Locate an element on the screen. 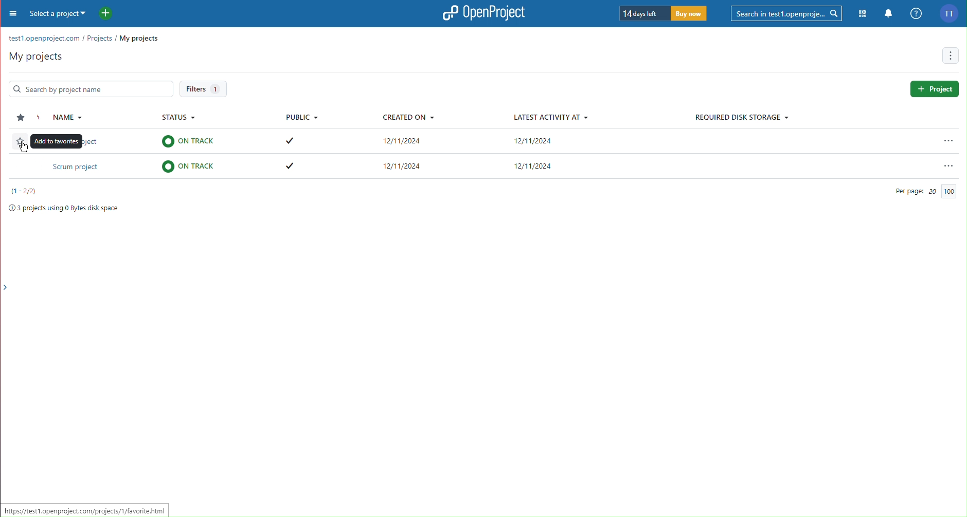  Created On is located at coordinates (407, 119).